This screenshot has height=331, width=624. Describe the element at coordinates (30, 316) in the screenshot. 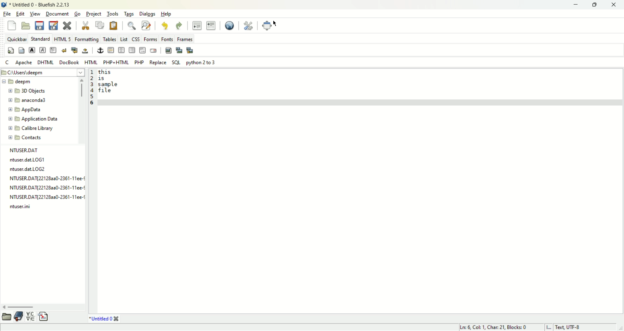

I see `charmap` at that location.